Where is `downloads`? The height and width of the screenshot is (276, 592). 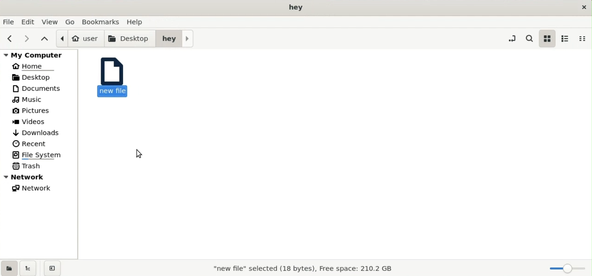
downloads is located at coordinates (37, 132).